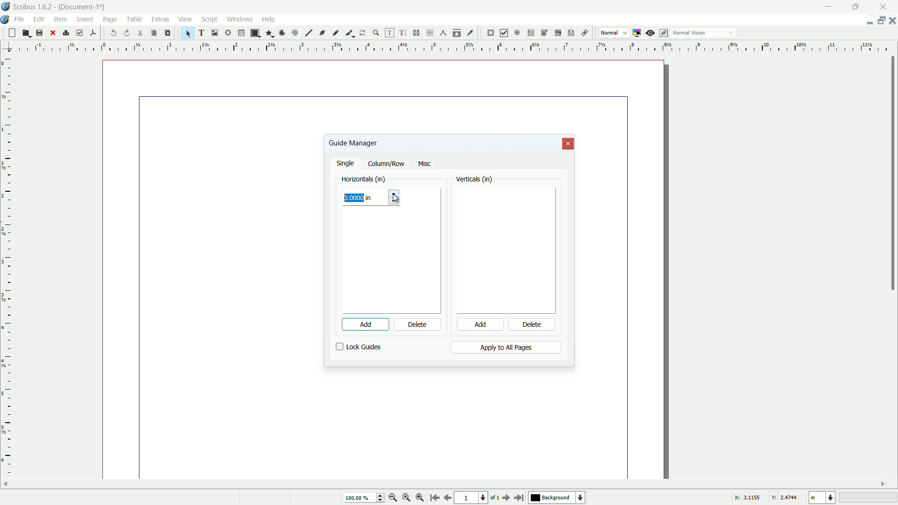  Describe the element at coordinates (360, 325) in the screenshot. I see `add` at that location.